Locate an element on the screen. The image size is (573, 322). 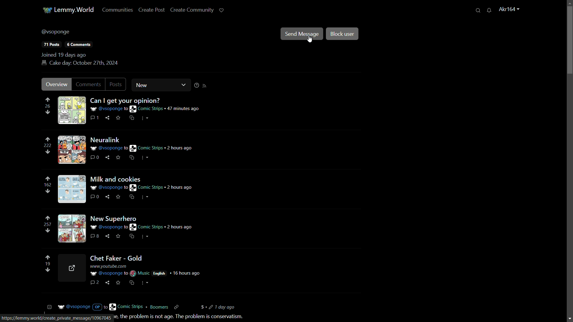
save is located at coordinates (119, 157).